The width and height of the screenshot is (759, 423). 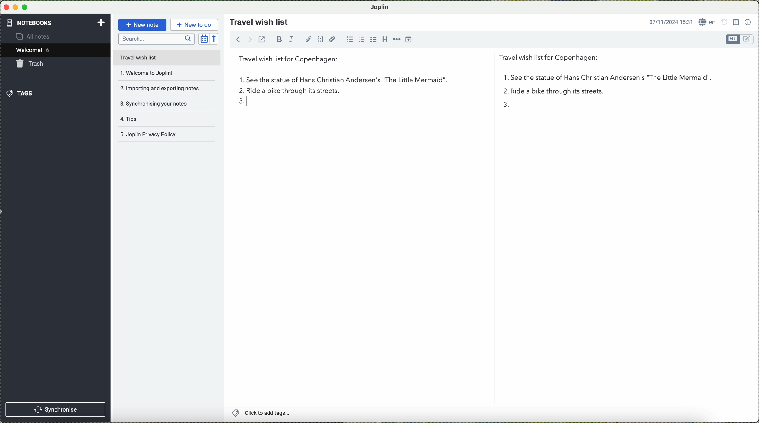 What do you see at coordinates (409, 40) in the screenshot?
I see `insert time` at bounding box center [409, 40].